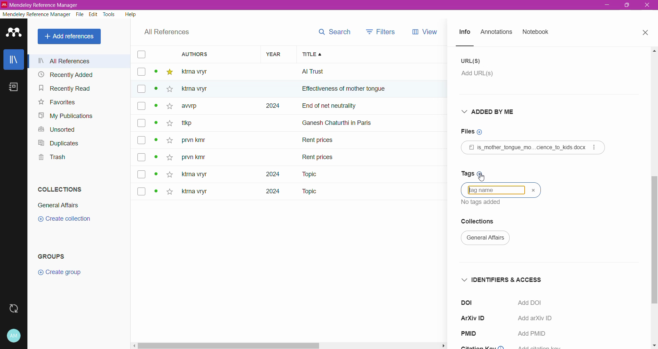 The height and width of the screenshot is (349, 658). What do you see at coordinates (375, 107) in the screenshot?
I see `end of net neutrally ` at bounding box center [375, 107].